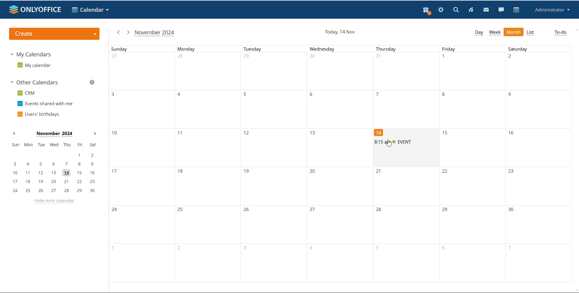  Describe the element at coordinates (118, 33) in the screenshot. I see `previous month` at that location.